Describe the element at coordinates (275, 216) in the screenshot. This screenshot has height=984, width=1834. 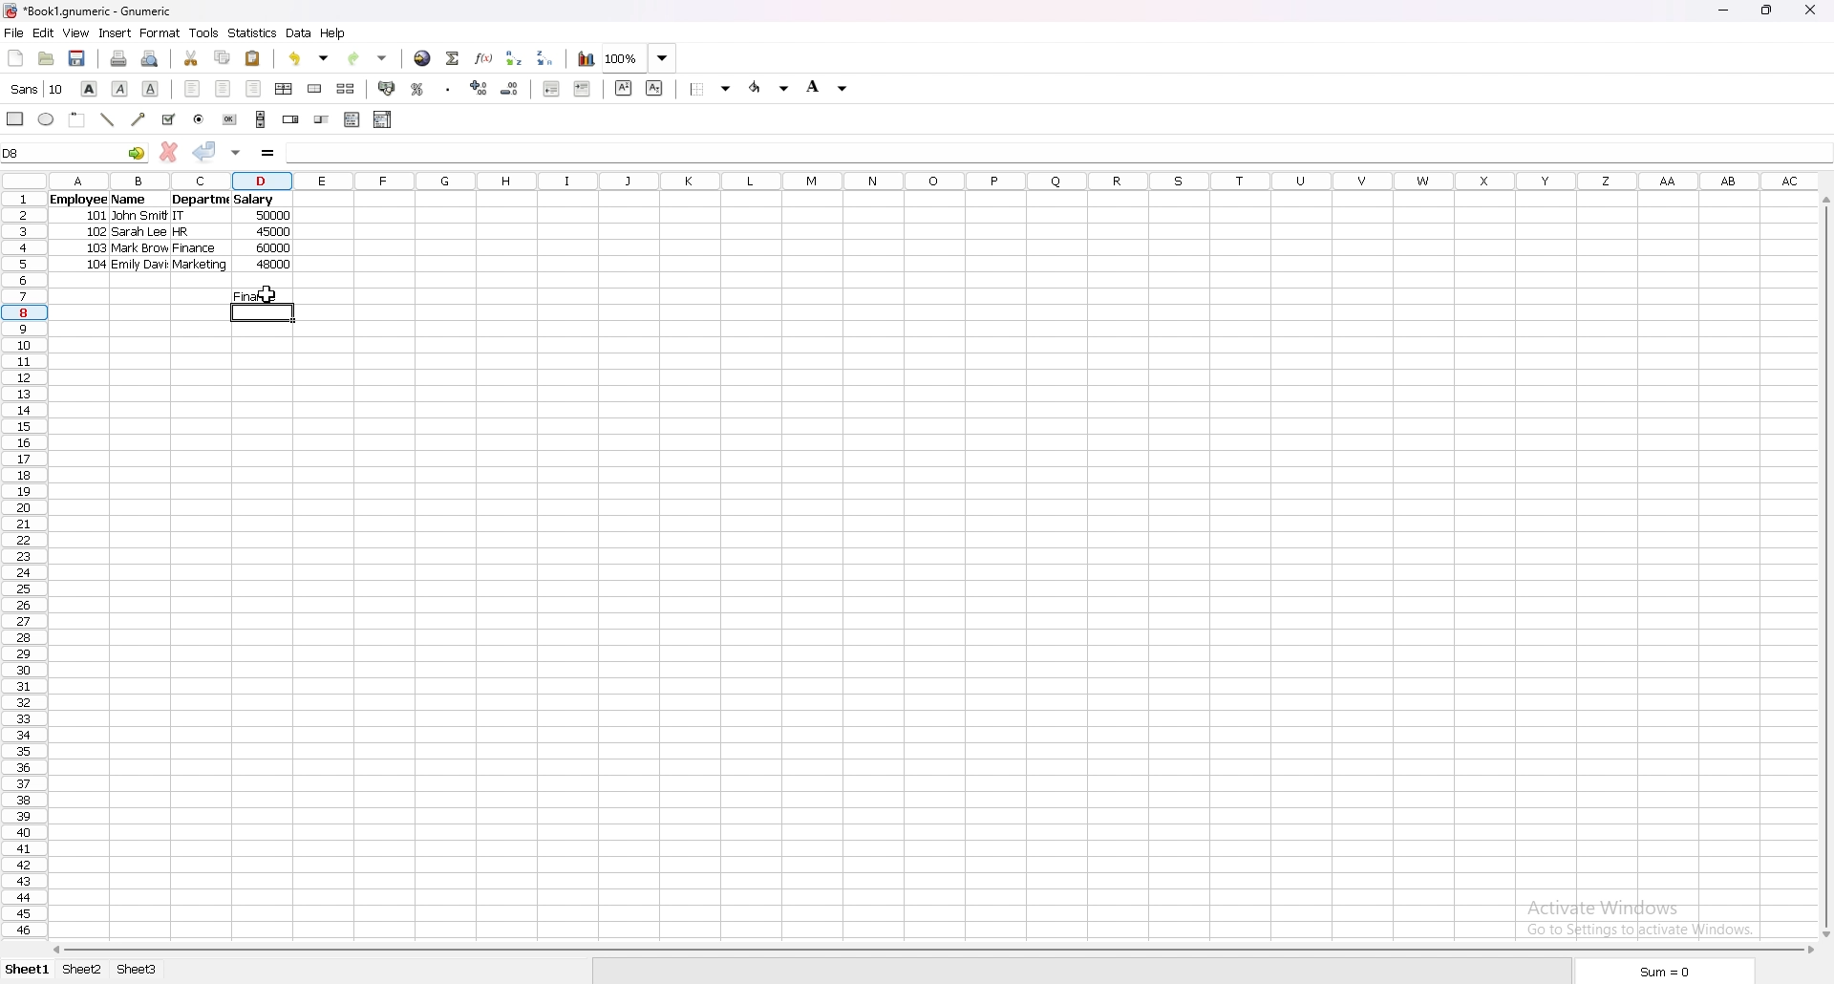
I see `5000` at that location.